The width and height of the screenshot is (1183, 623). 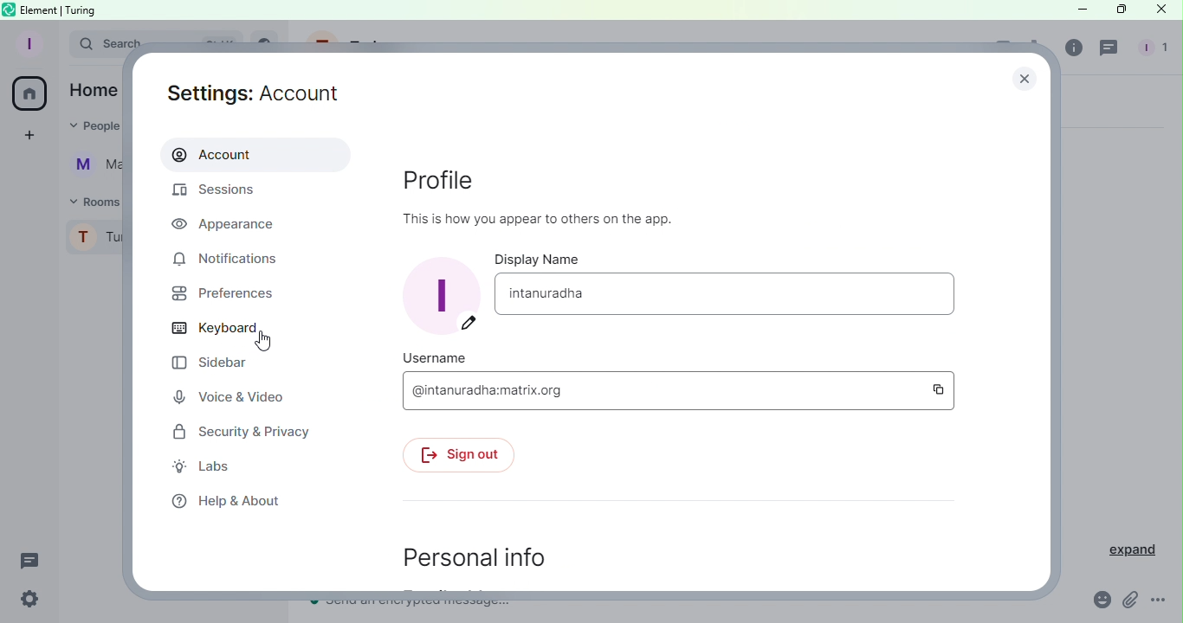 I want to click on Display name, so click(x=551, y=259).